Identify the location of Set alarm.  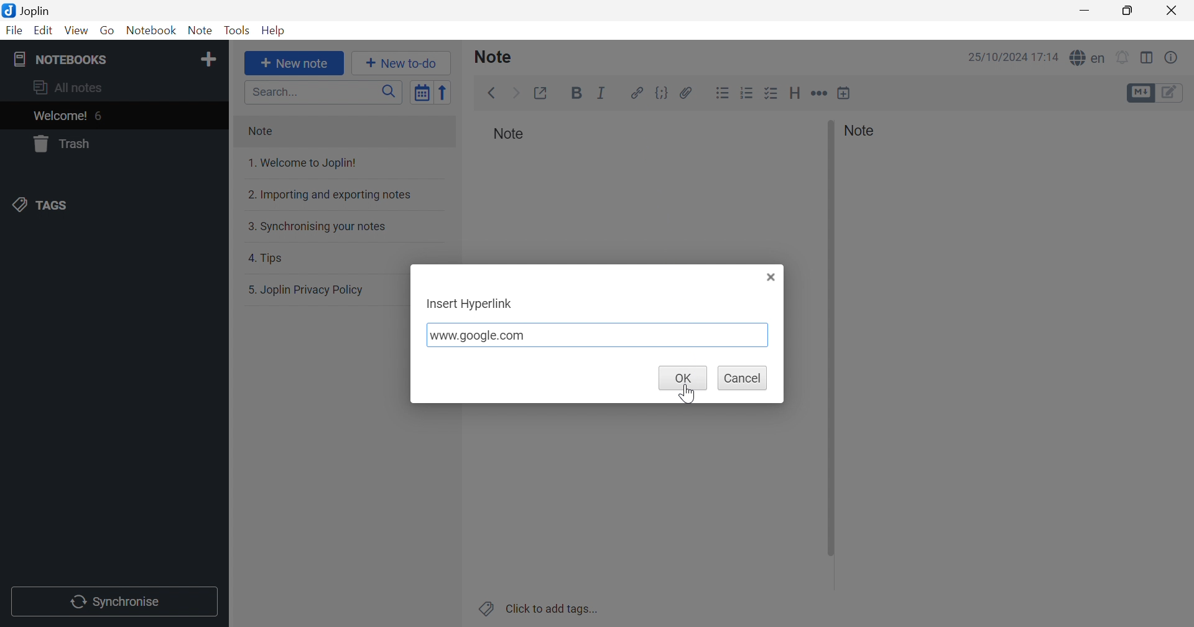
(1124, 56).